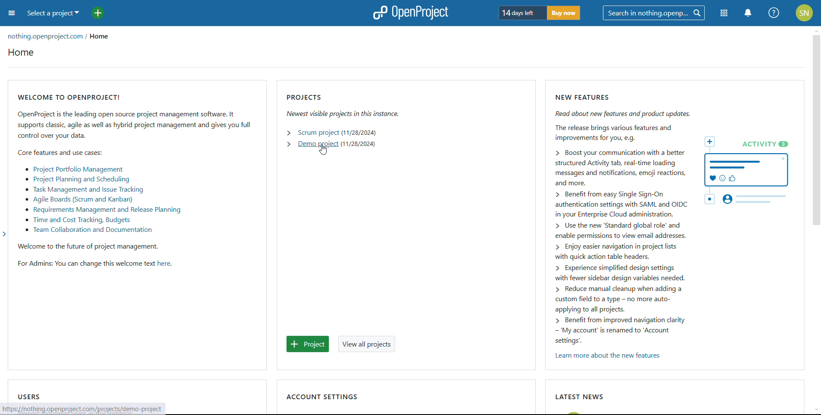 Image resolution: width=821 pixels, height=415 pixels. Describe the element at coordinates (289, 144) in the screenshot. I see `expand demo project` at that location.